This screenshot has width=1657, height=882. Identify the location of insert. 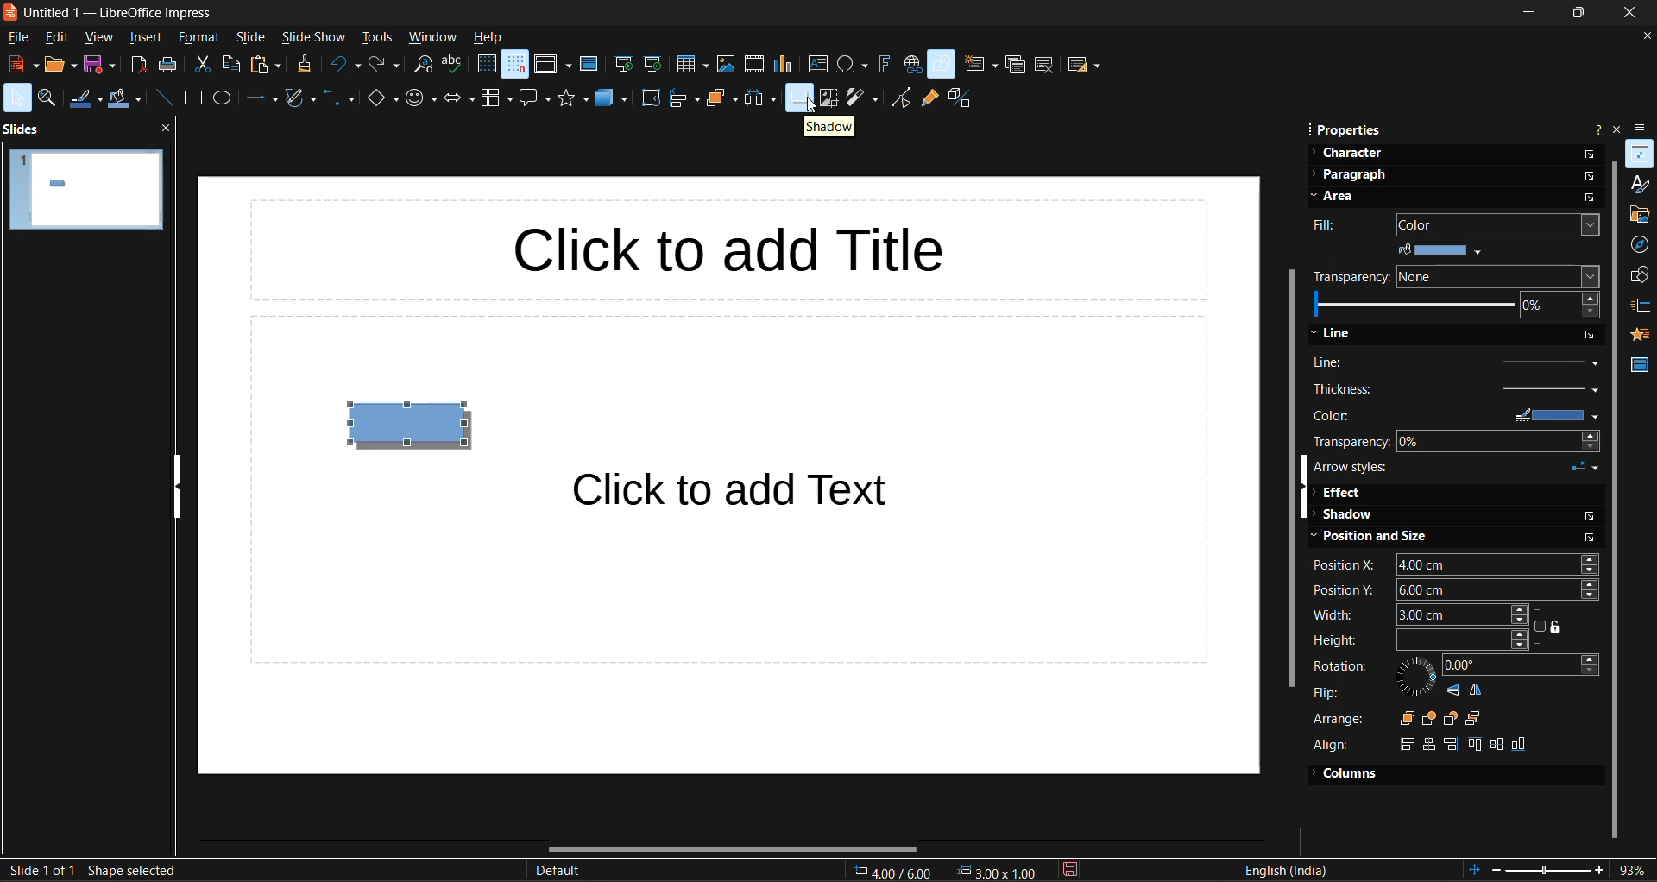
(146, 38).